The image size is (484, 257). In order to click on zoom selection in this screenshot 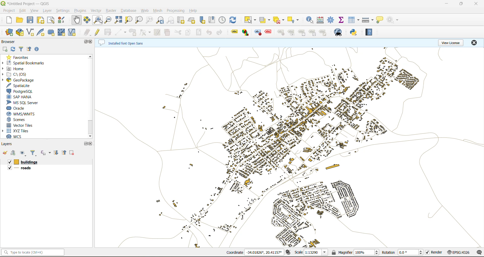, I will do `click(129, 20)`.